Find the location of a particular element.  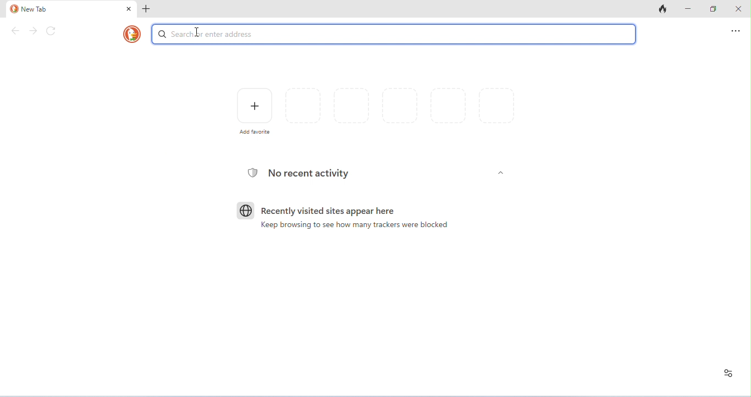

color change in search or enter address is located at coordinates (395, 33).